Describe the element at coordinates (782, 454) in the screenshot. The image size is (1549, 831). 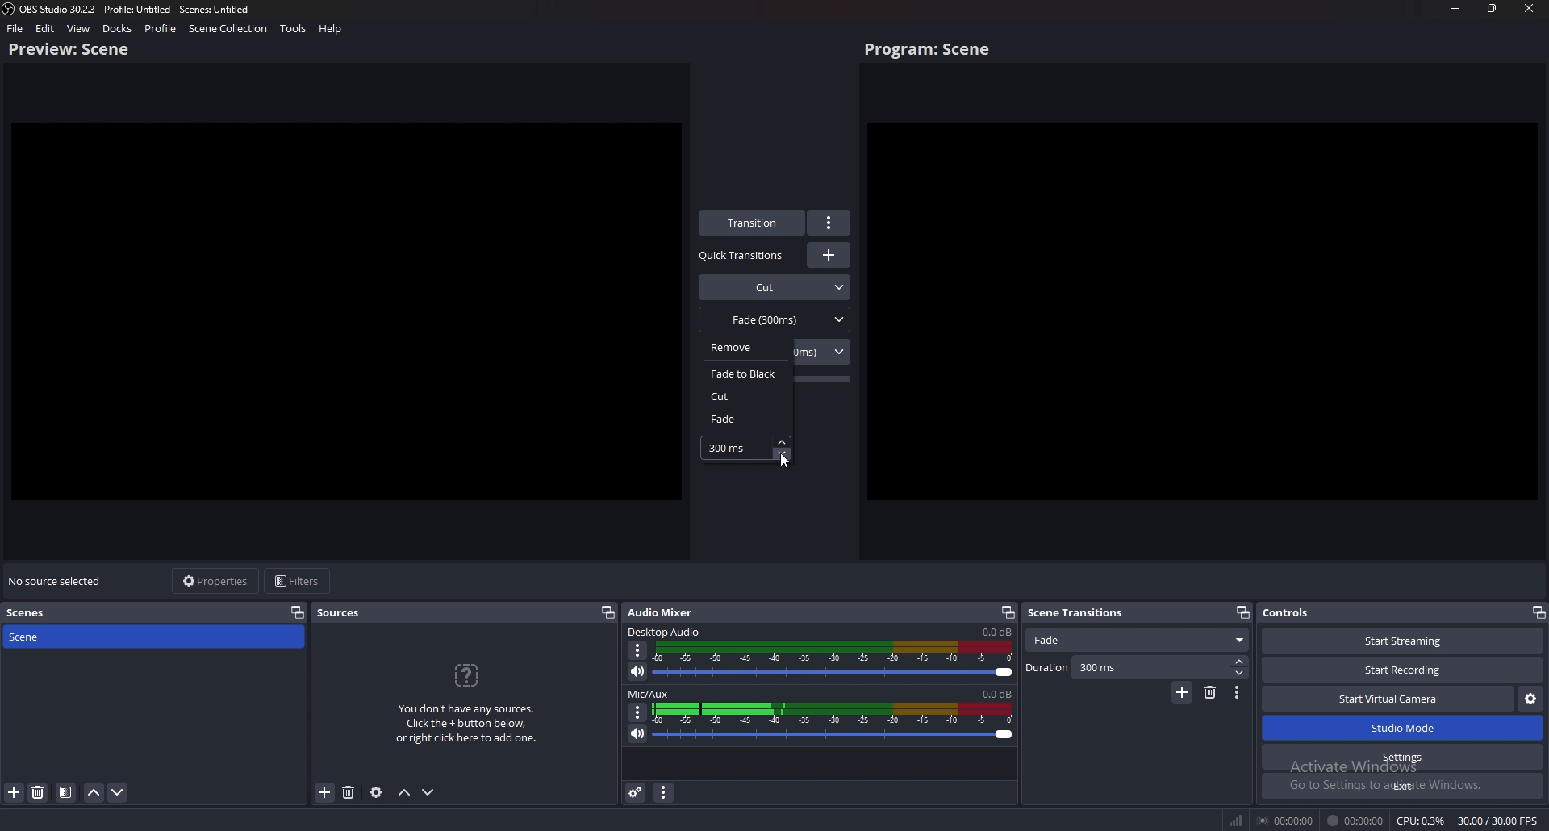
I see `decrease fade timer` at that location.